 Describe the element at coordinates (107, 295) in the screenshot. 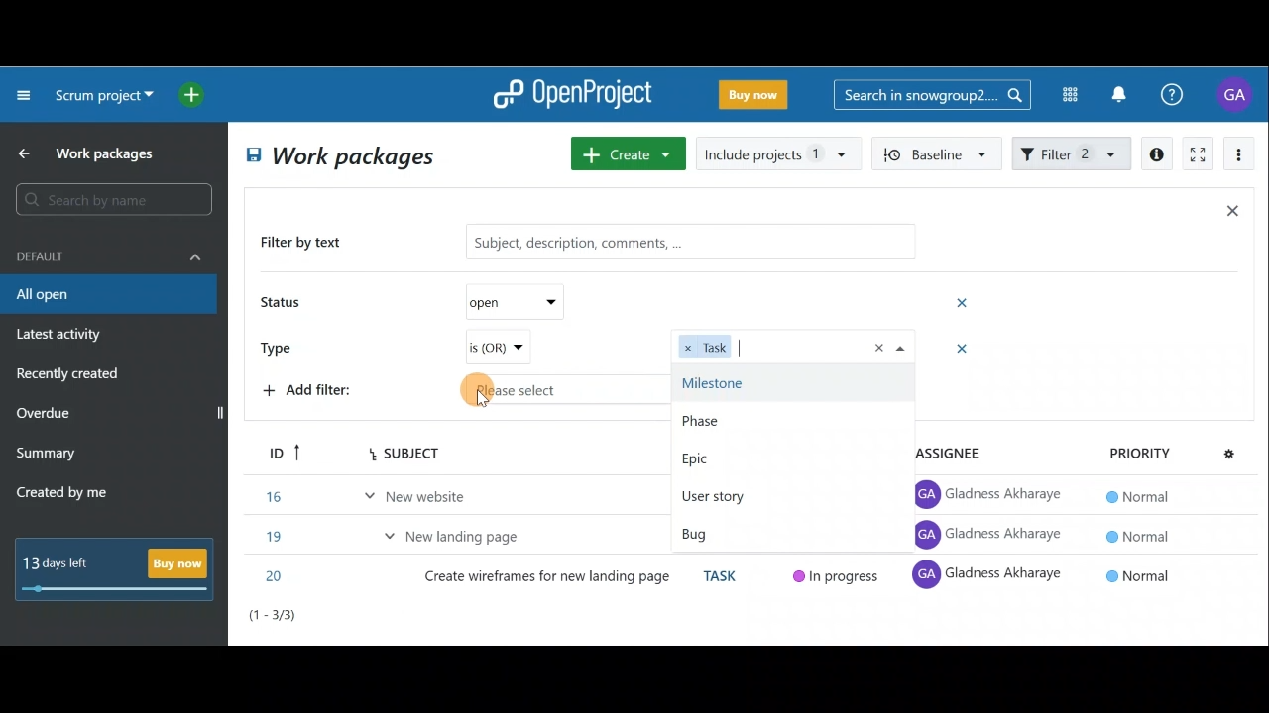

I see `All open` at that location.